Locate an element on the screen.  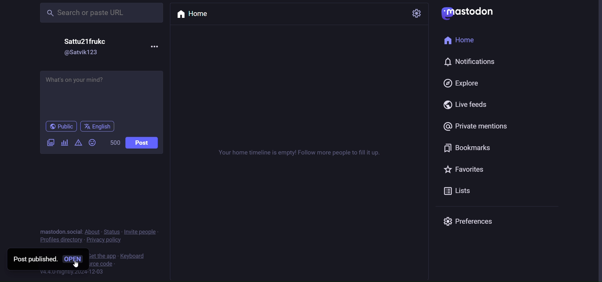
mastodon is located at coordinates (471, 12).